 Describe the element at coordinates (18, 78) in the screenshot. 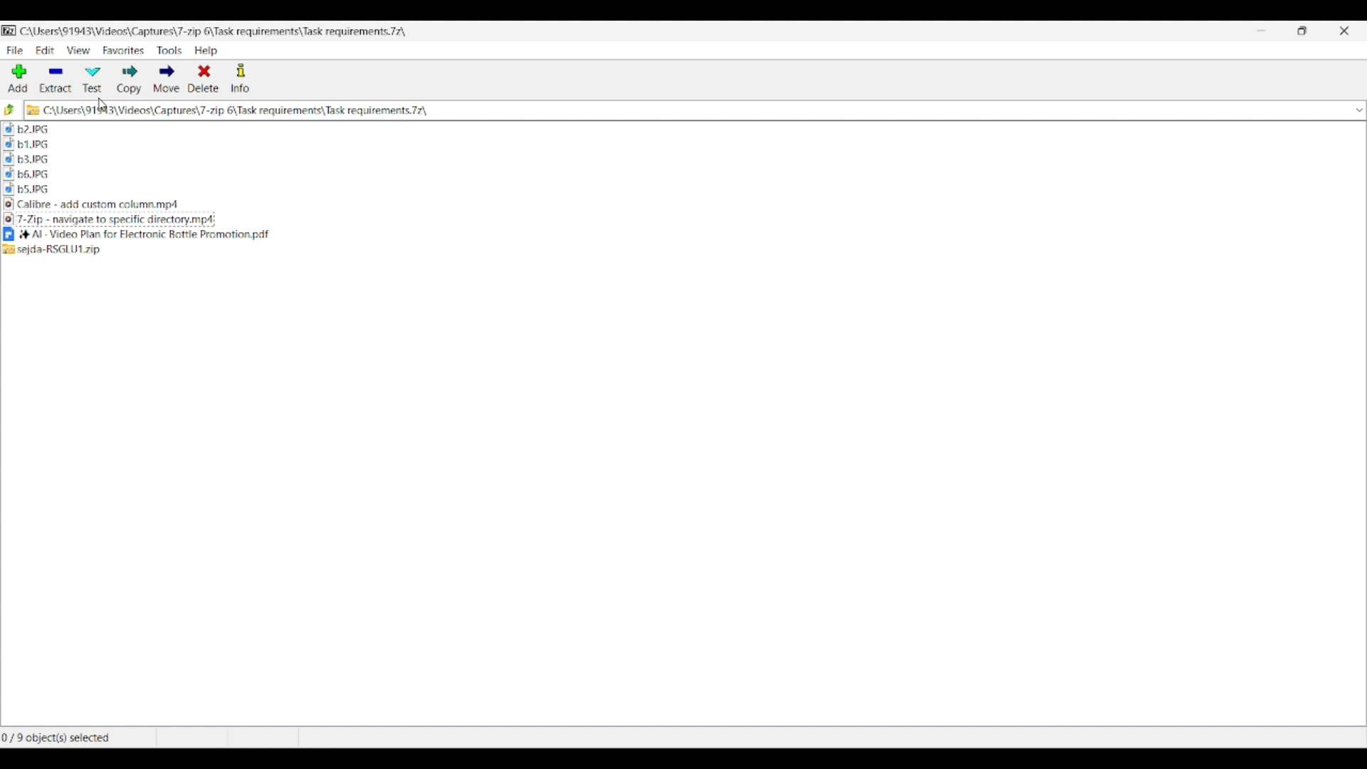

I see `Add` at that location.